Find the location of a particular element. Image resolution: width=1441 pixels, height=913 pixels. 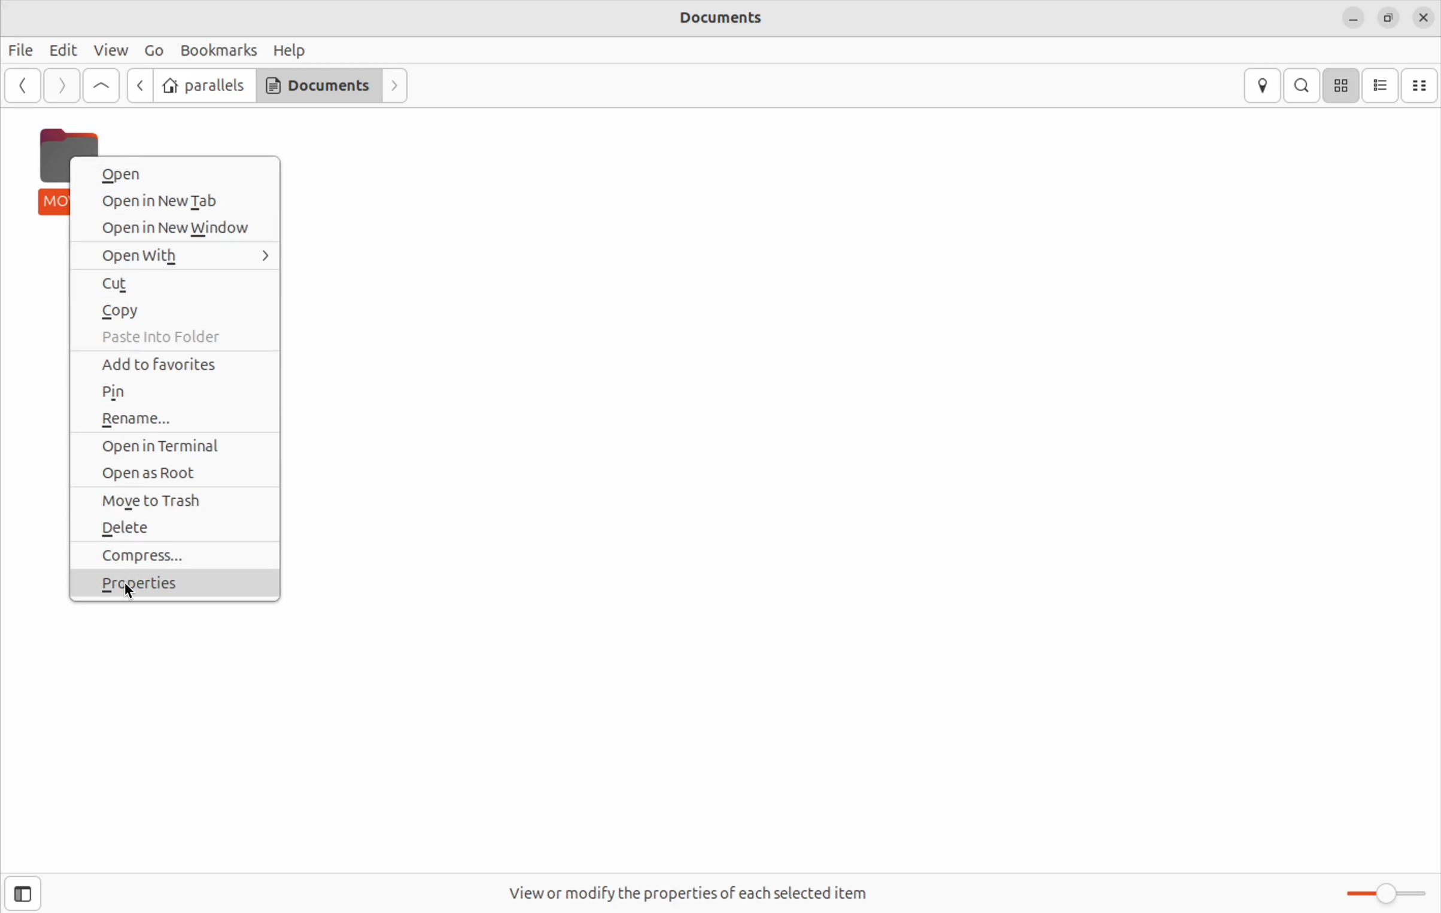

Rename is located at coordinates (174, 419).